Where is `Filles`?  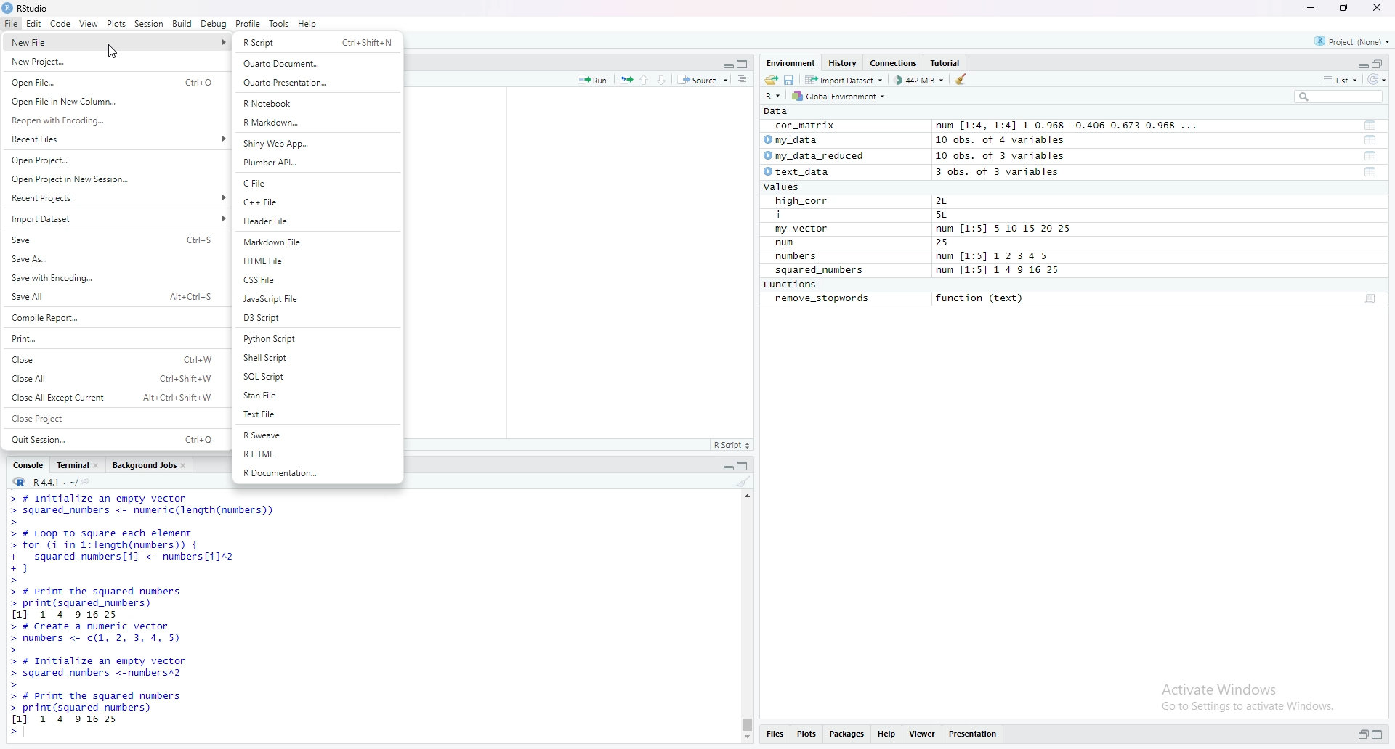 Filles is located at coordinates (774, 735).